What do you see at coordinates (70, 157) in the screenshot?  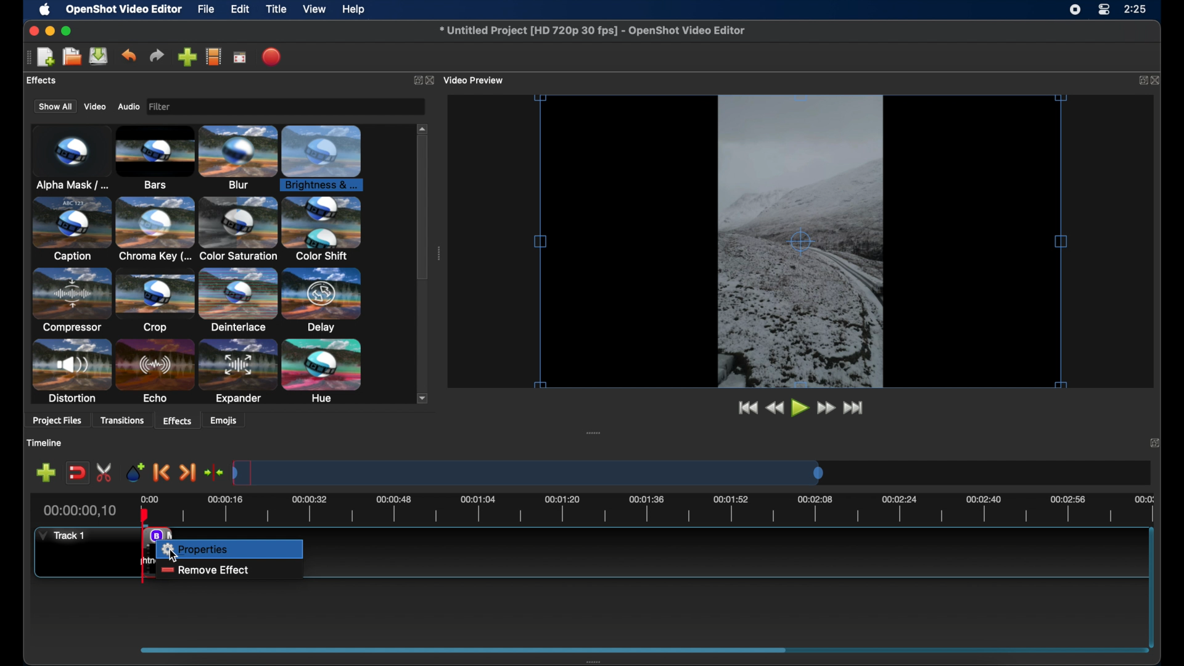 I see `alpha mask` at bounding box center [70, 157].